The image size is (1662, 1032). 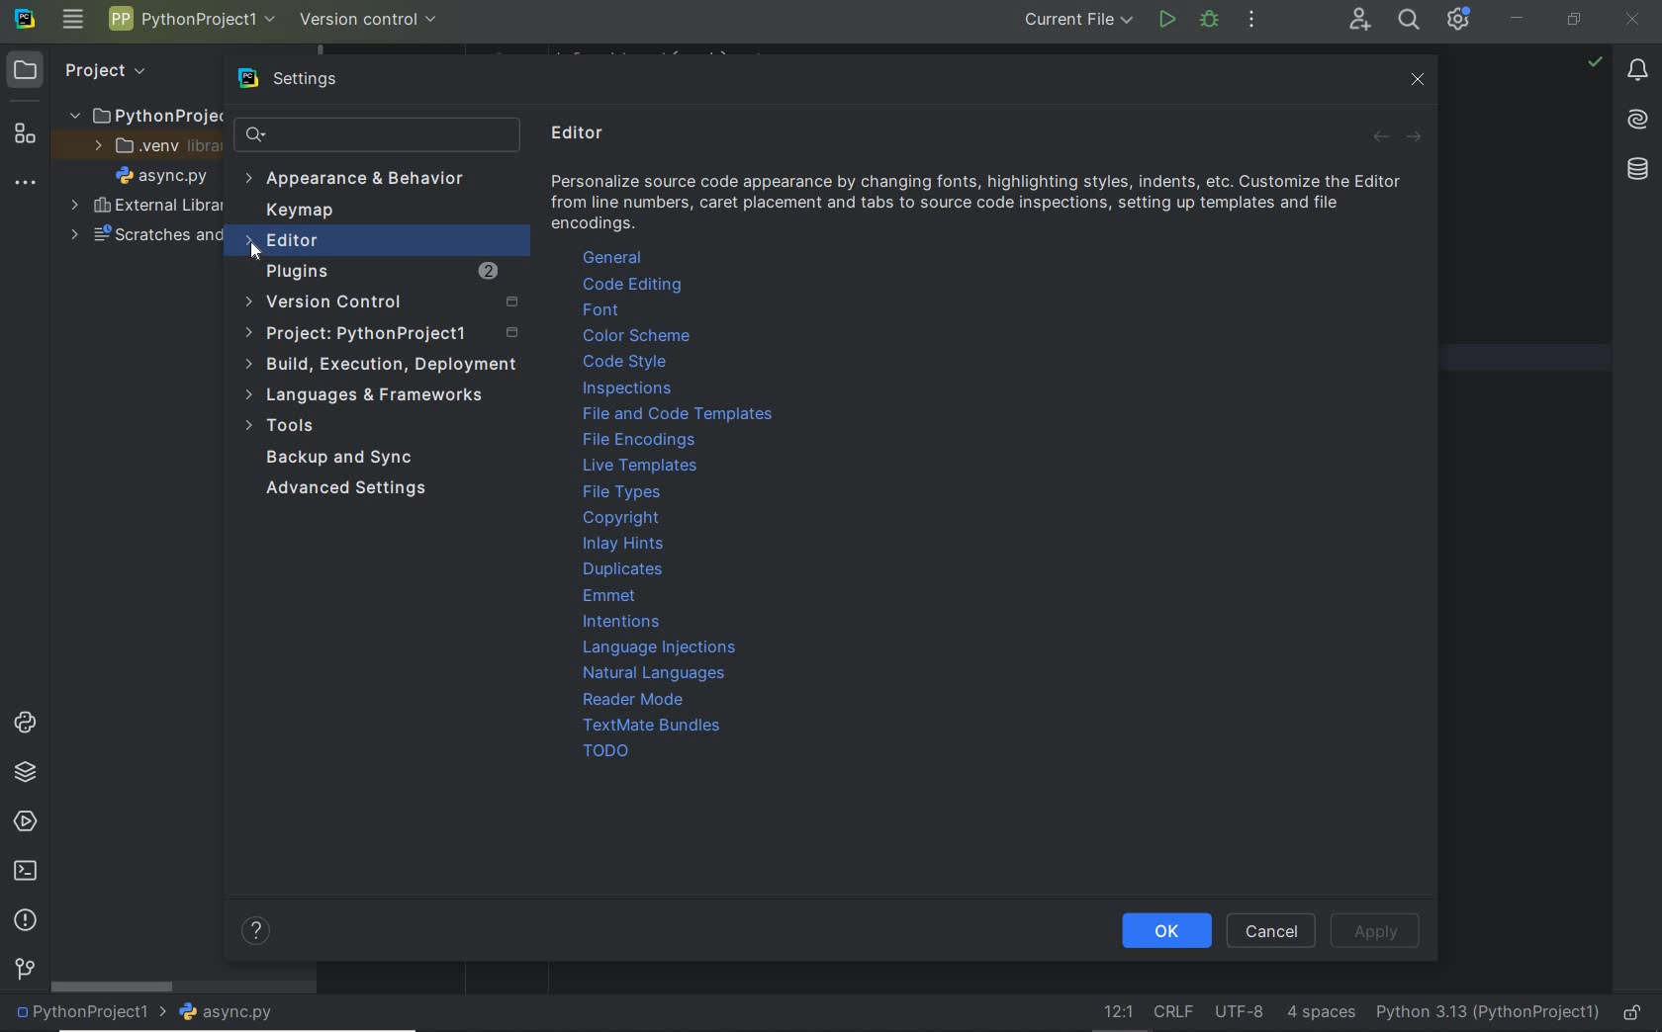 What do you see at coordinates (632, 622) in the screenshot?
I see `intentions` at bounding box center [632, 622].